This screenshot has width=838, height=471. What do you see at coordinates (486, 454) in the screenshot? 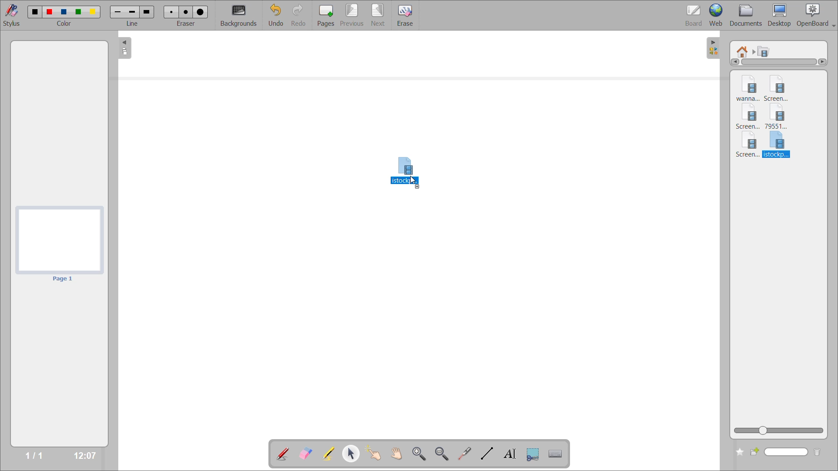
I see `draw lines` at bounding box center [486, 454].